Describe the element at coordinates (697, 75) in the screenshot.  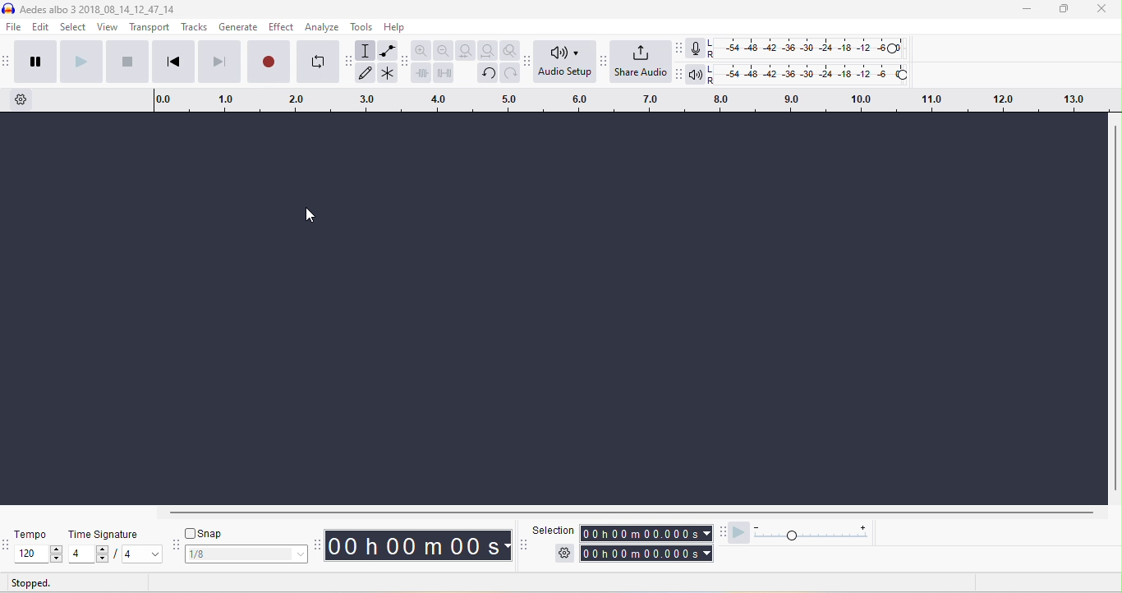
I see `playback meter` at that location.